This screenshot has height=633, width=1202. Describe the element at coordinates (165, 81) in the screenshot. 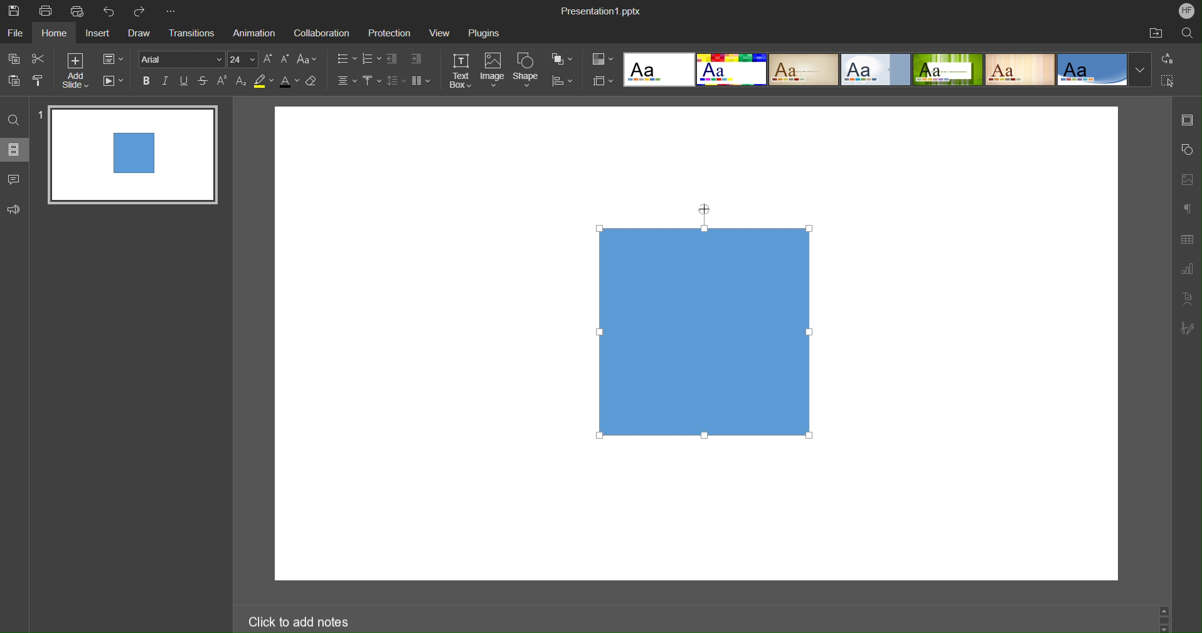

I see `Italics` at that location.